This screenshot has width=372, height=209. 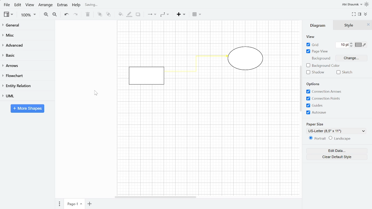 What do you see at coordinates (138, 15) in the screenshot?
I see `Shadow` at bounding box center [138, 15].